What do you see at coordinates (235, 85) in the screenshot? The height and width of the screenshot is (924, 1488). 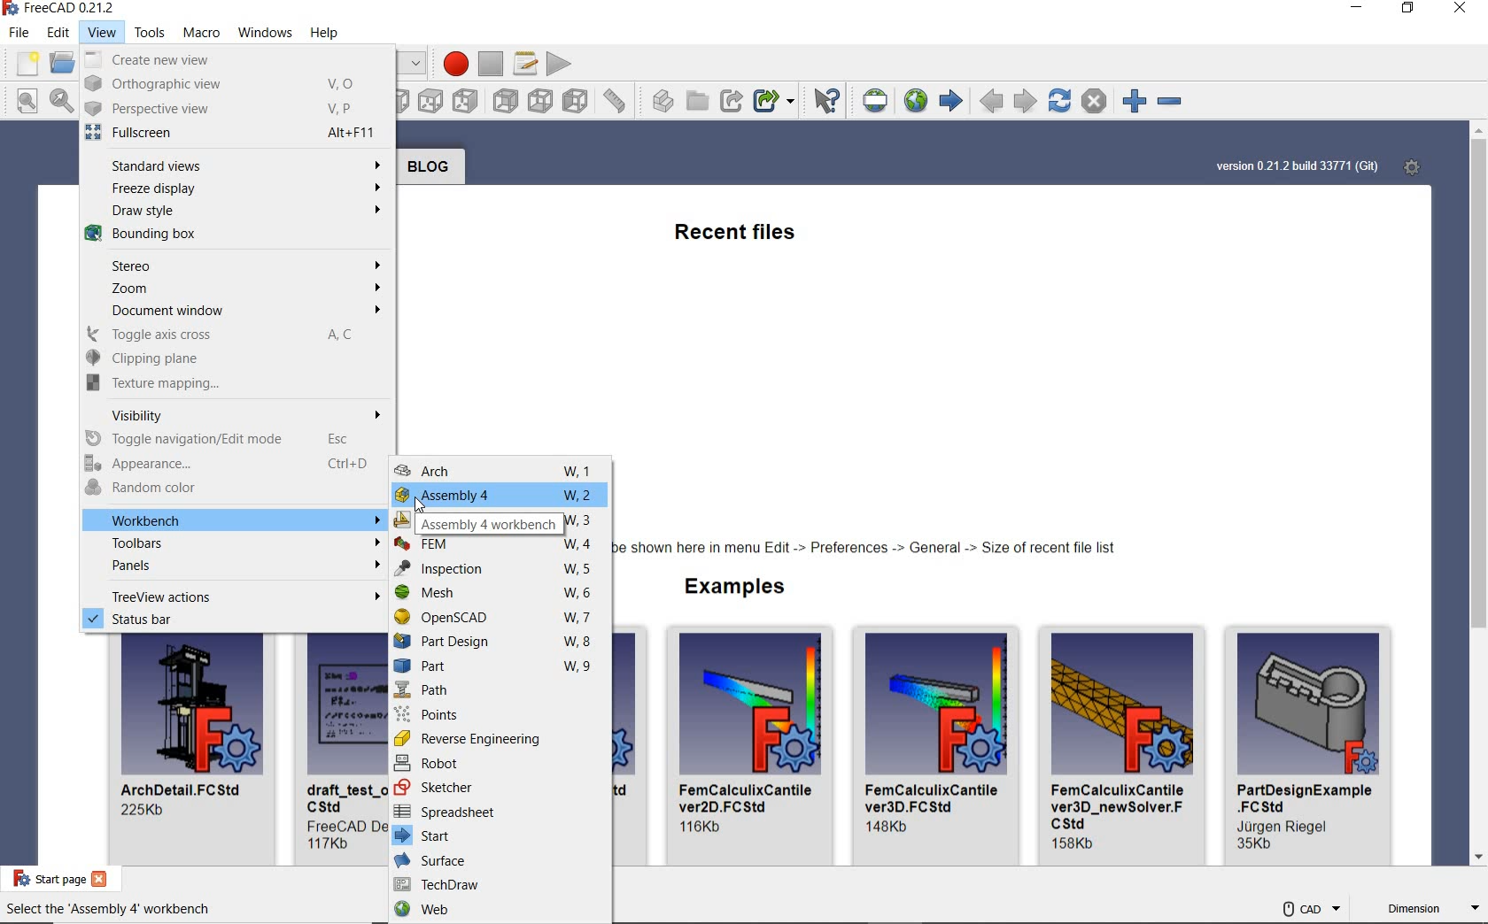 I see `orthographic view` at bounding box center [235, 85].